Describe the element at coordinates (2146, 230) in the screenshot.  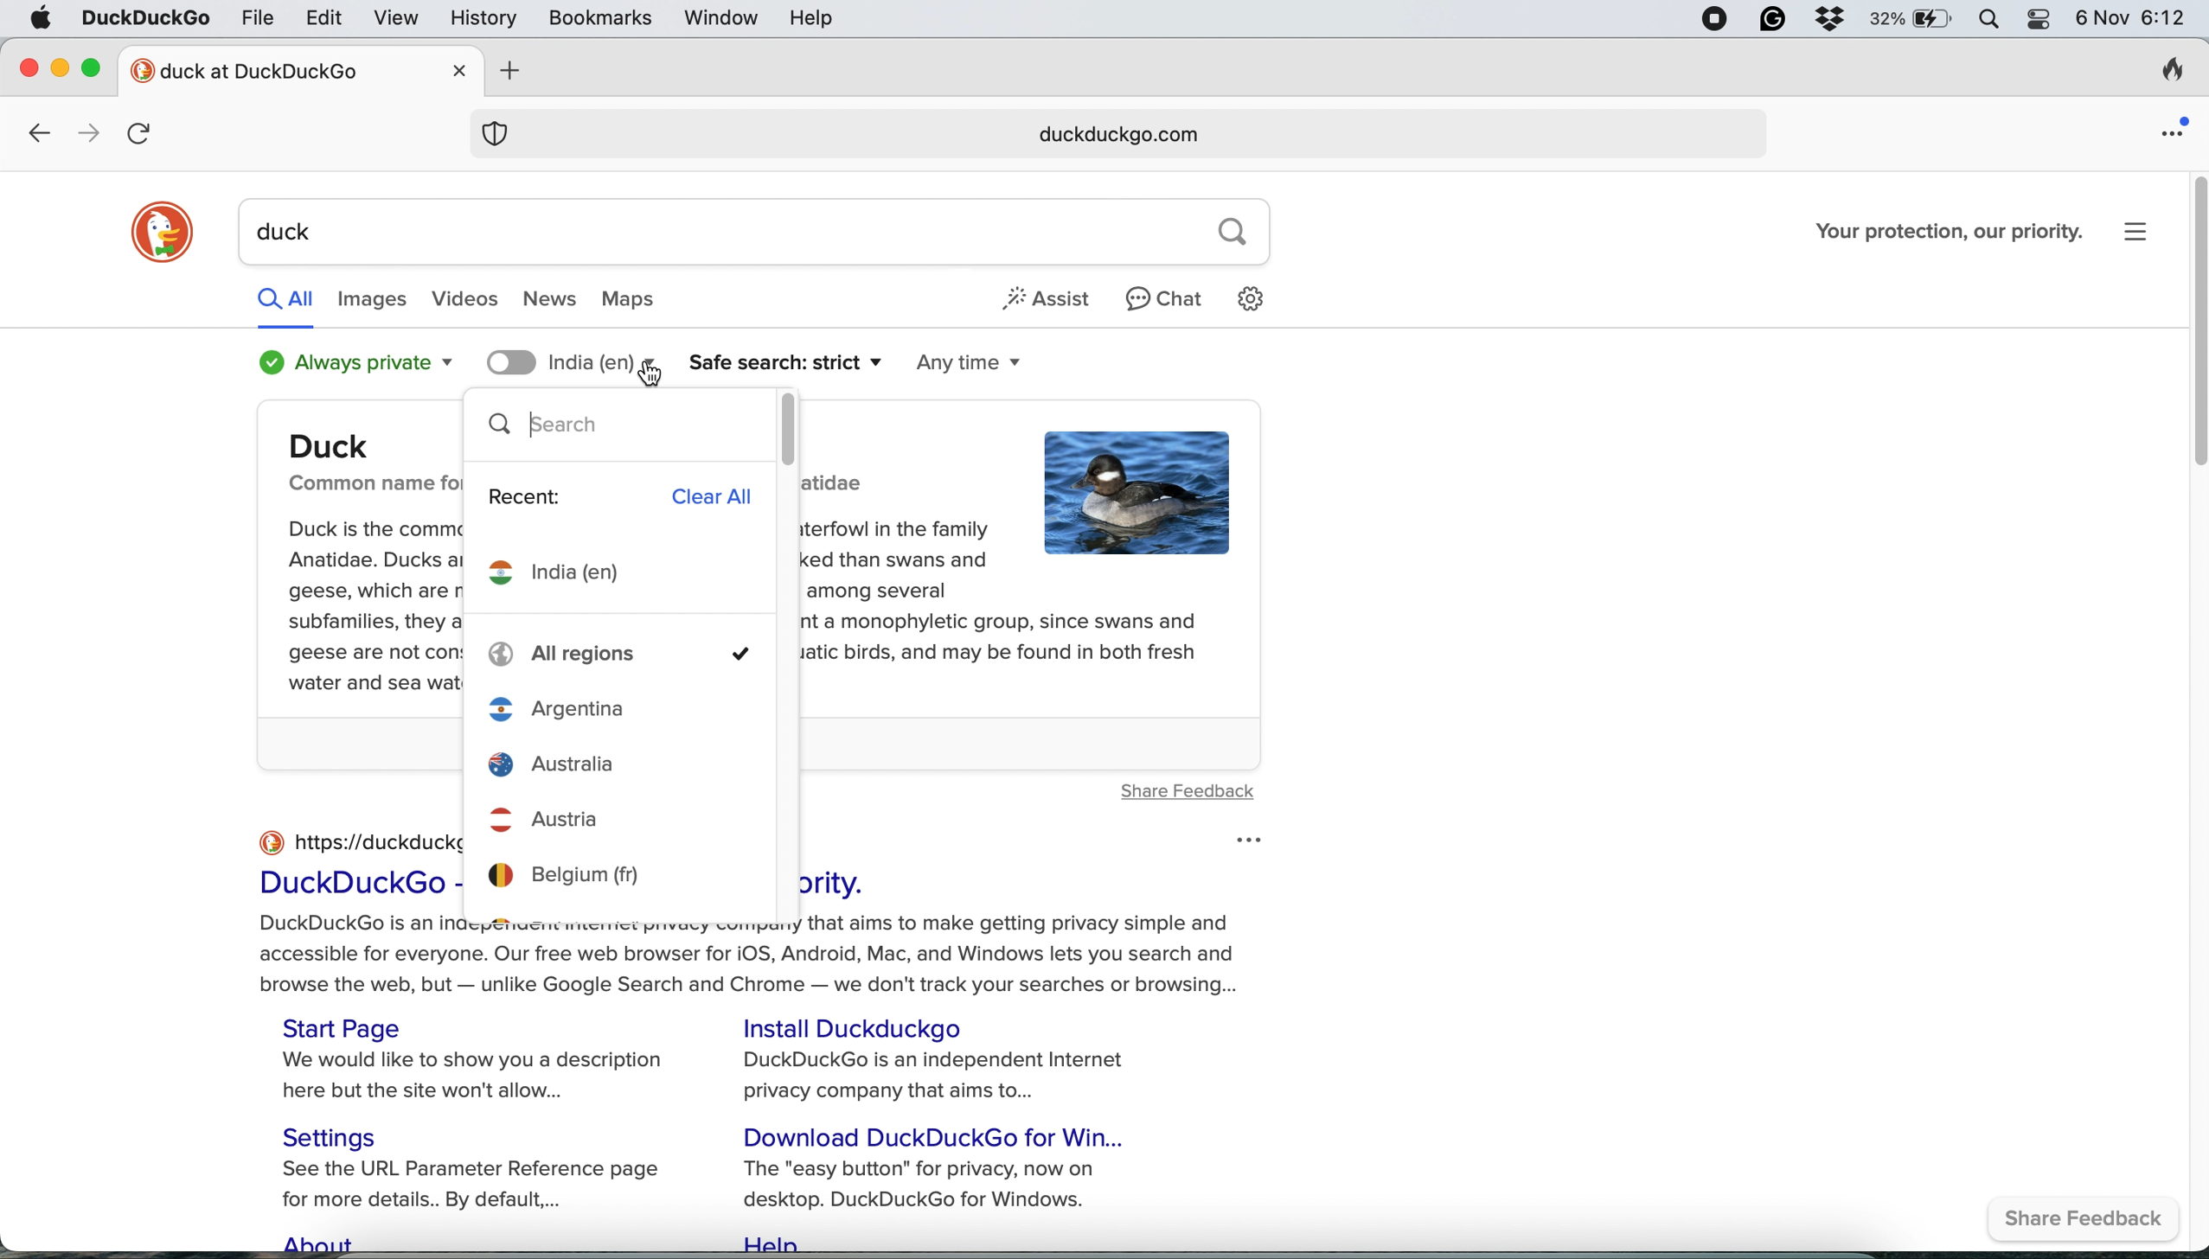
I see `settings` at that location.